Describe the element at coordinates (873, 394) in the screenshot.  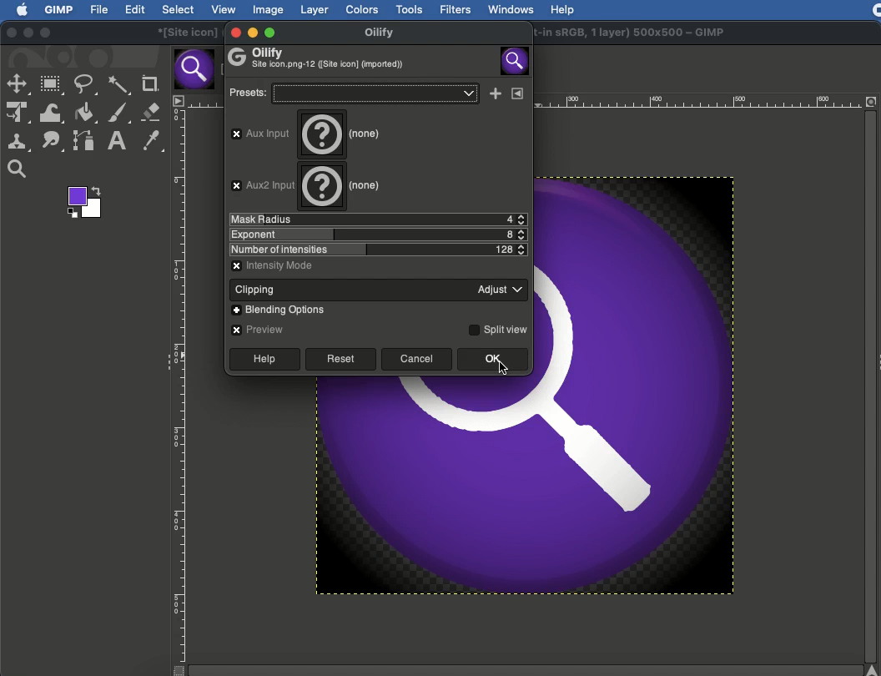
I see `Scroll` at that location.